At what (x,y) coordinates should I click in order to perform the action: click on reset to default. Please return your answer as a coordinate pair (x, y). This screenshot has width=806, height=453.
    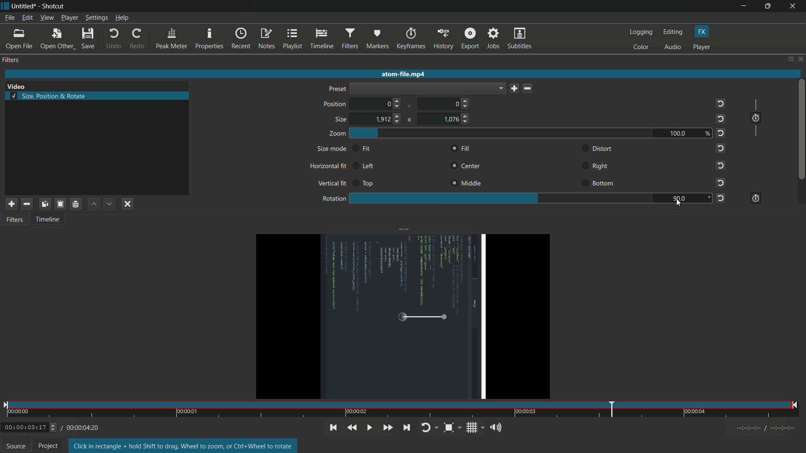
    Looking at the image, I should click on (721, 103).